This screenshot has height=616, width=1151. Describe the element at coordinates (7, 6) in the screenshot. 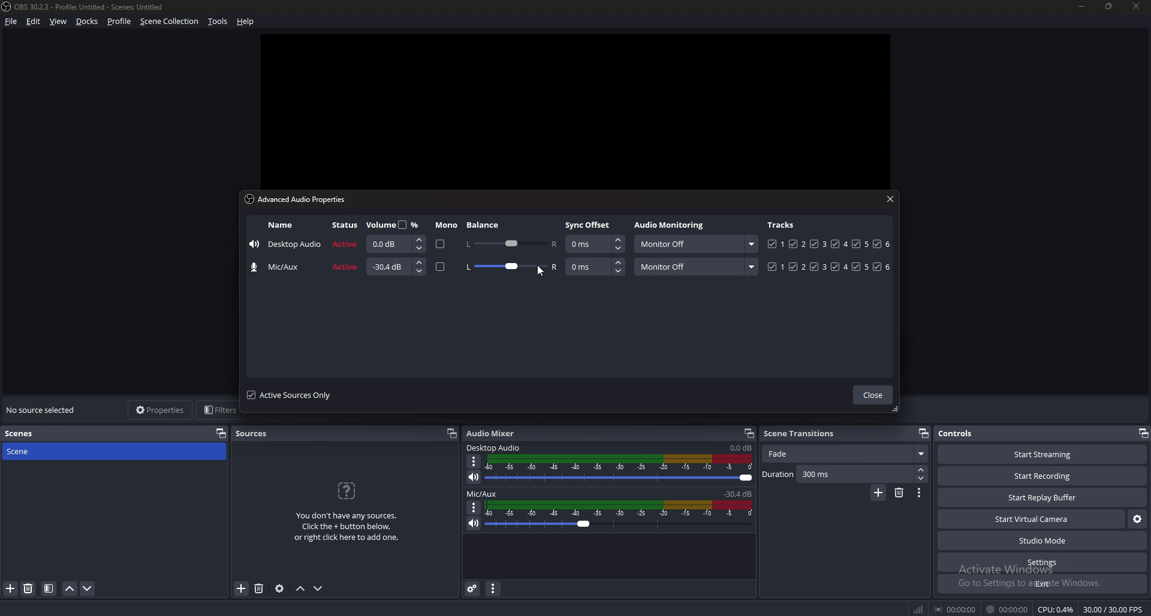

I see `obs logo` at that location.